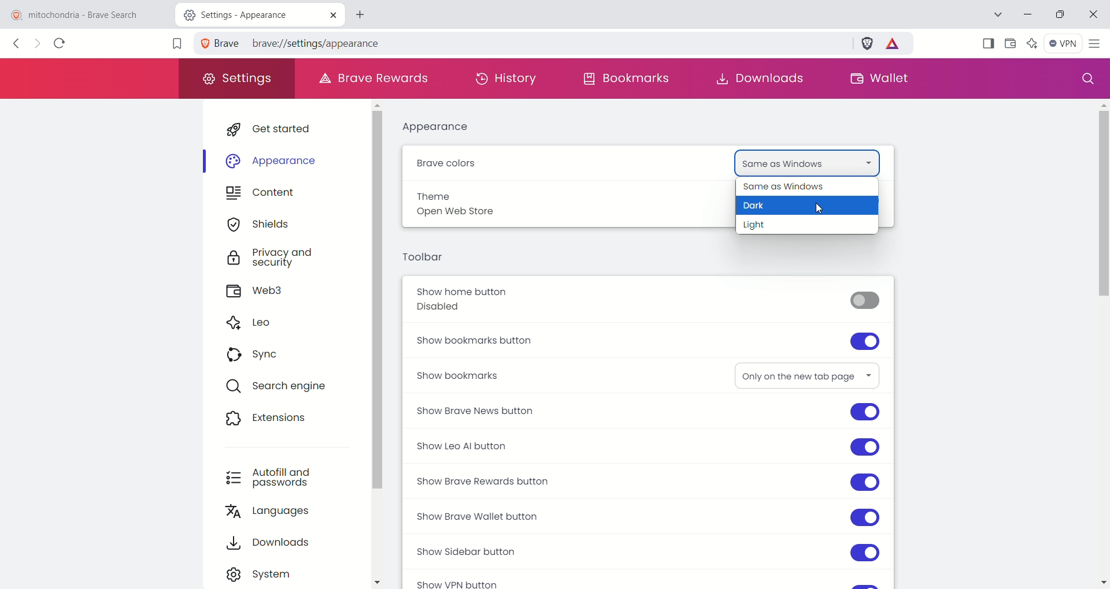 The image size is (1110, 589). I want to click on show brave news button, so click(646, 411).